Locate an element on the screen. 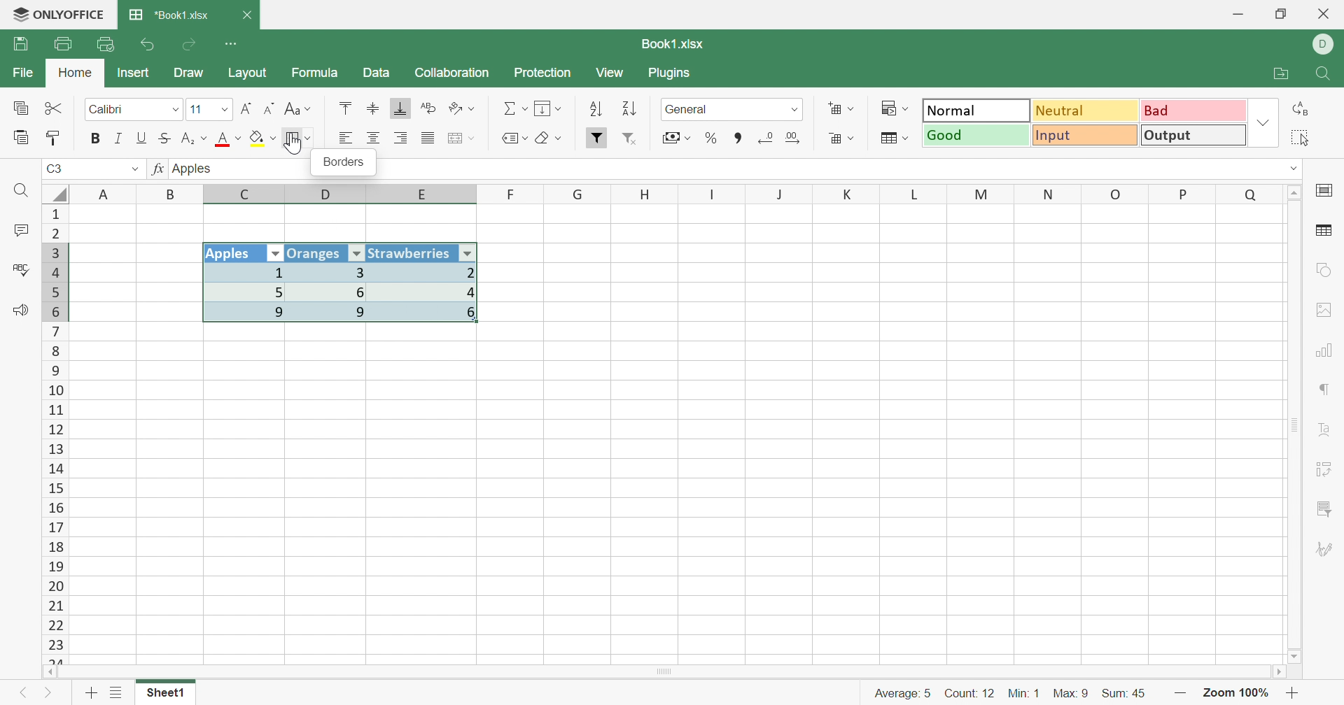 This screenshot has width=1344, height=705. Close is located at coordinates (249, 15).